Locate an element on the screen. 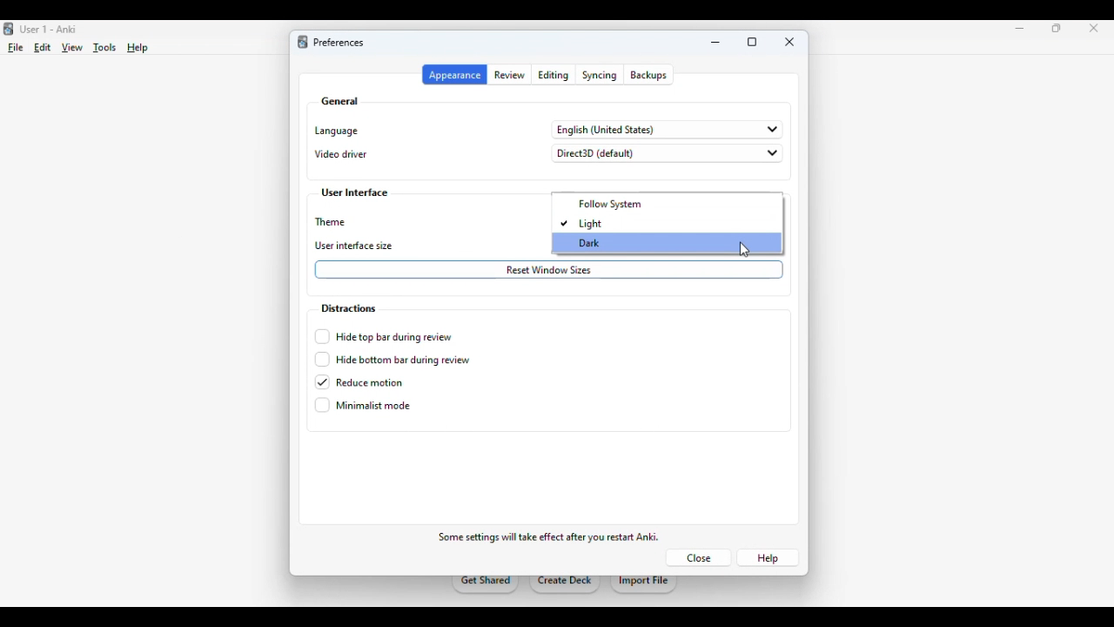 The width and height of the screenshot is (1114, 627). review is located at coordinates (510, 75).